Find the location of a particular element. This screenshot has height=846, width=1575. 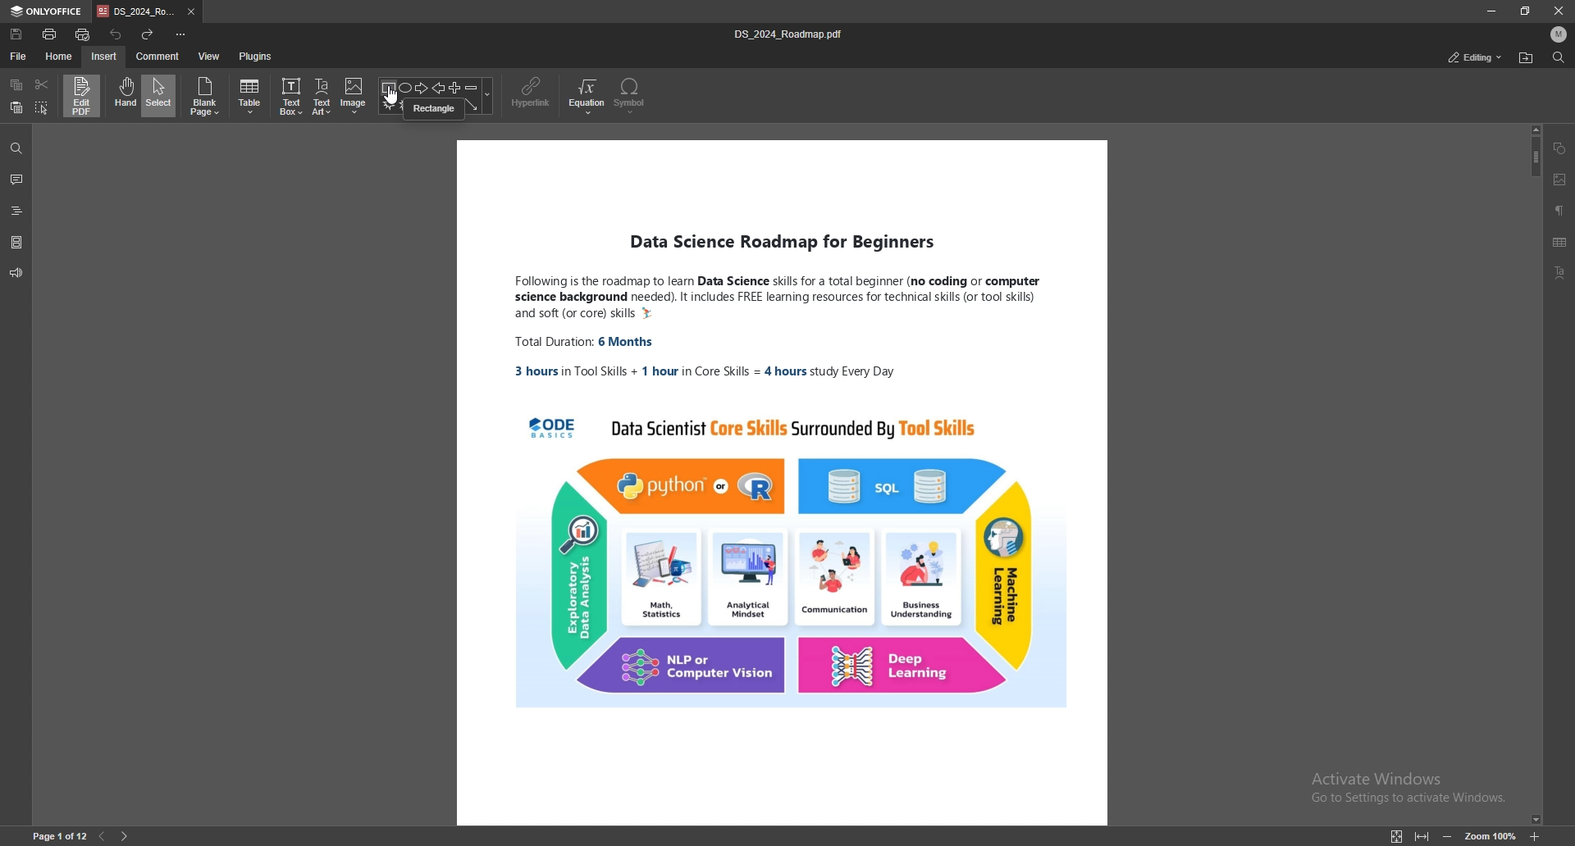

undo is located at coordinates (116, 34).